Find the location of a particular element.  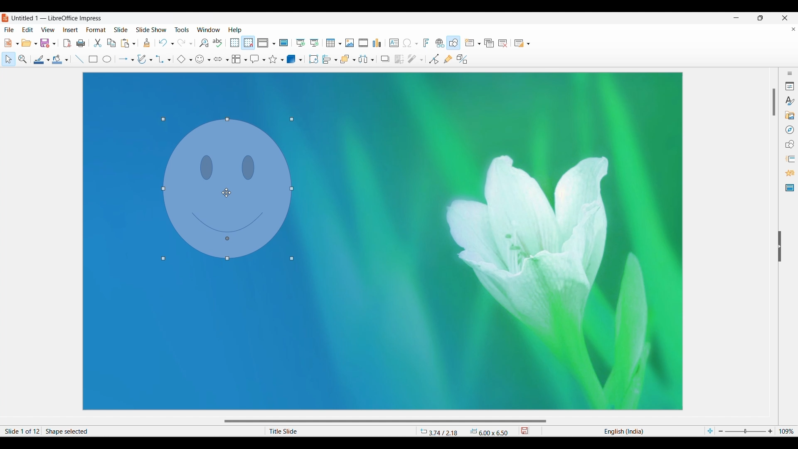

Insert image is located at coordinates (350, 43).